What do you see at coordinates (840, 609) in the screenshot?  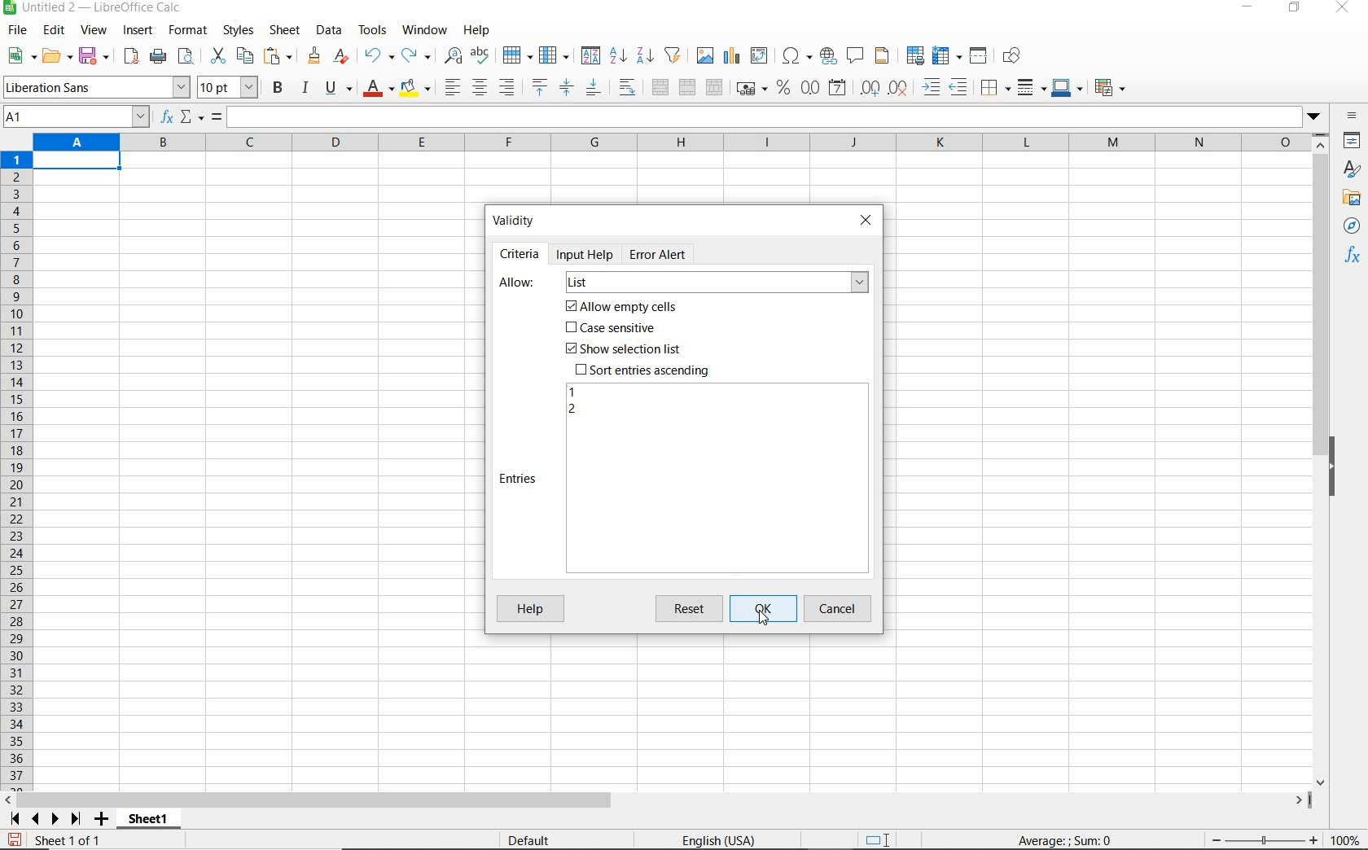 I see `cancel` at bounding box center [840, 609].